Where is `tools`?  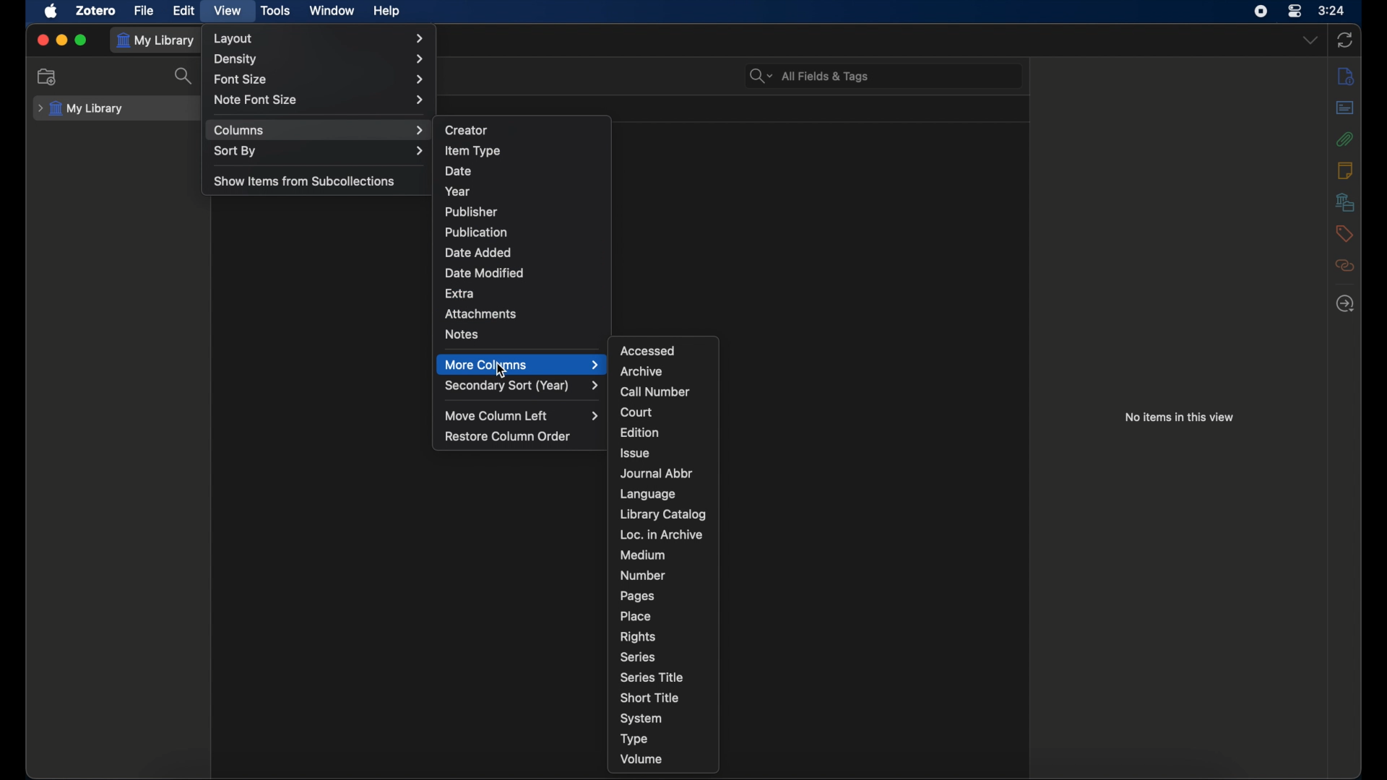
tools is located at coordinates (276, 11).